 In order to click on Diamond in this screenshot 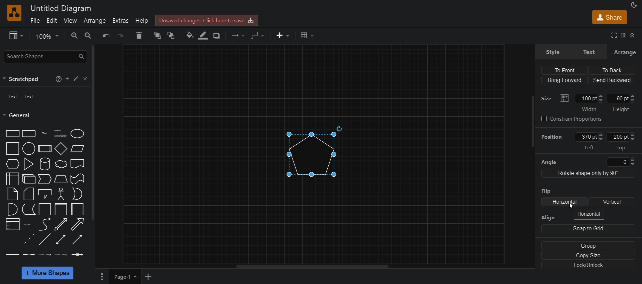, I will do `click(61, 149)`.